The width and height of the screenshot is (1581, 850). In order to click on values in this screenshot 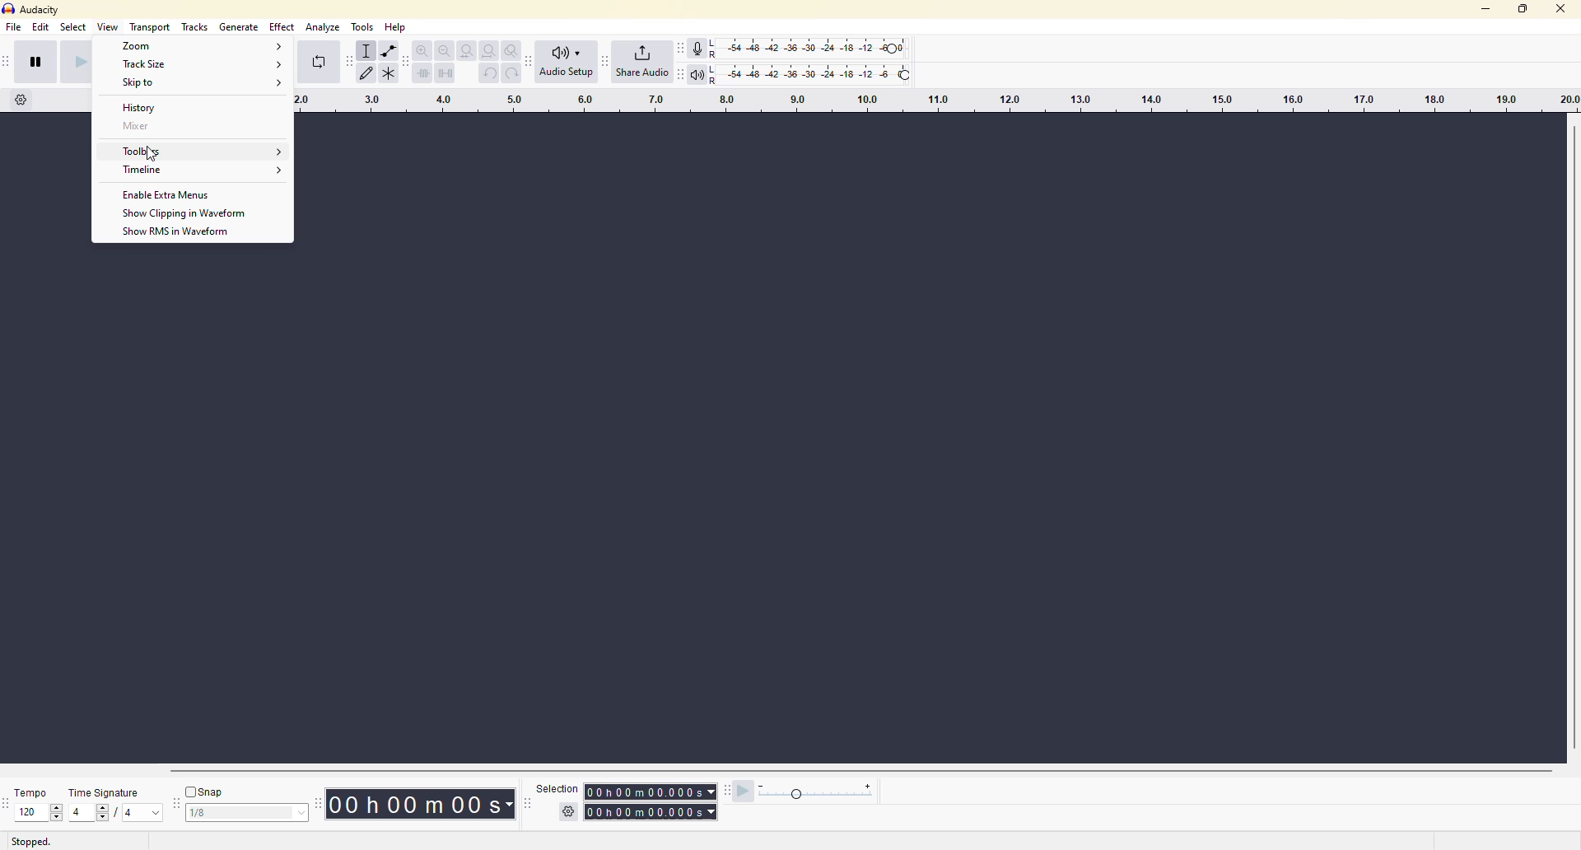, I will do `click(226, 814)`.